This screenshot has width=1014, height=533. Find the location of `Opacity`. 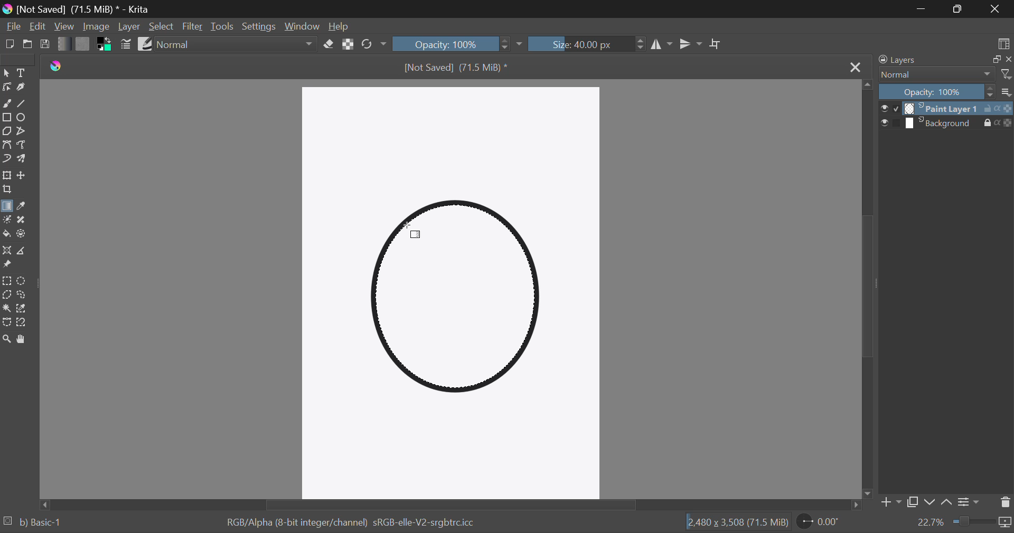

Opacity is located at coordinates (935, 92).